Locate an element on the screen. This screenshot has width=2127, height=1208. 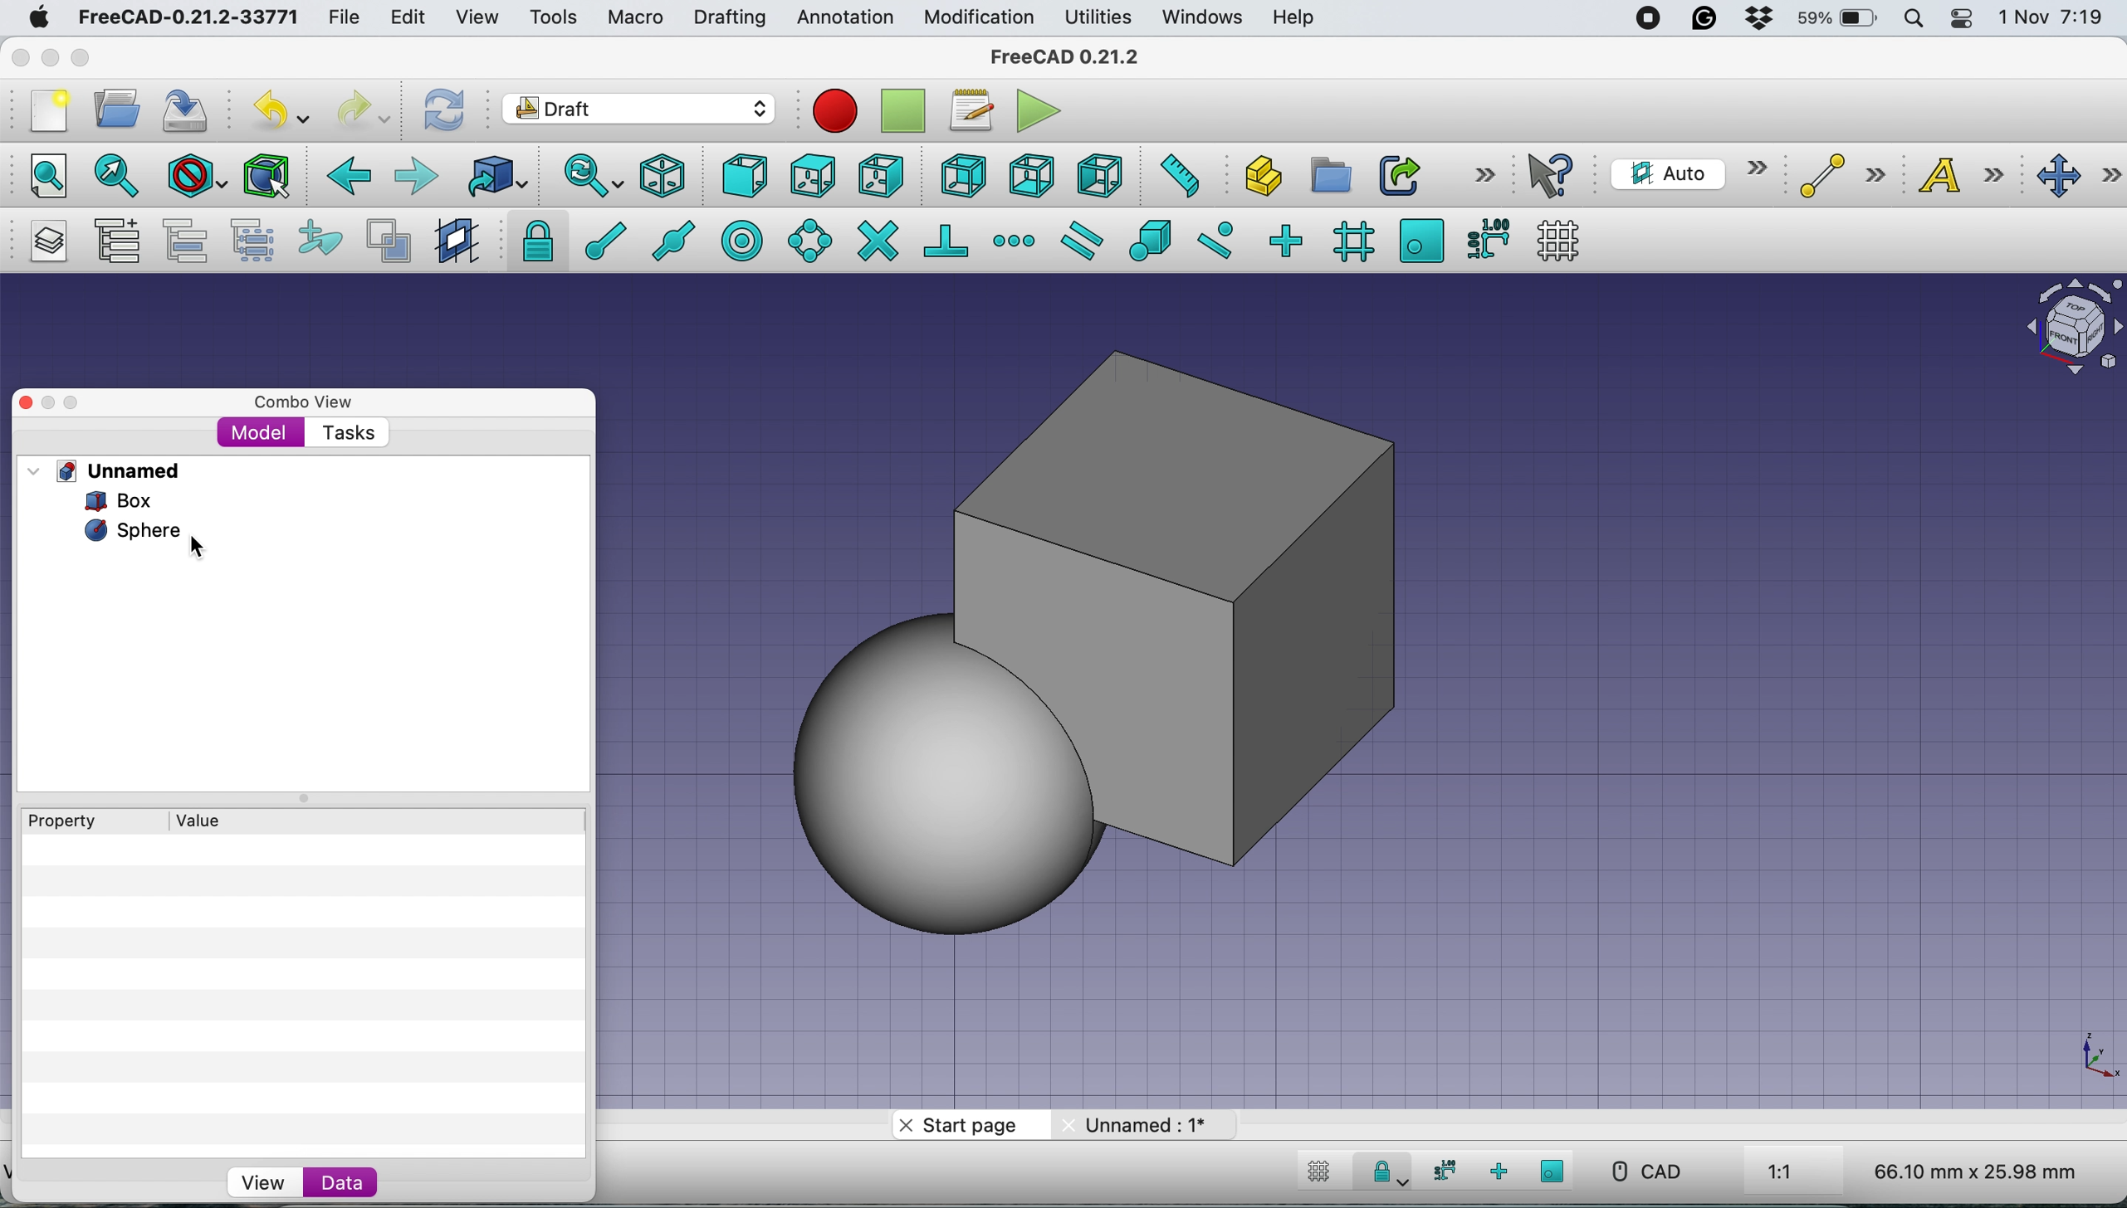
snap grid is located at coordinates (1351, 241).